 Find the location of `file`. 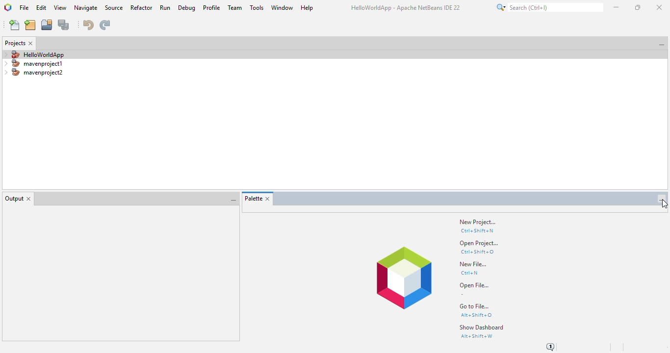

file is located at coordinates (25, 8).